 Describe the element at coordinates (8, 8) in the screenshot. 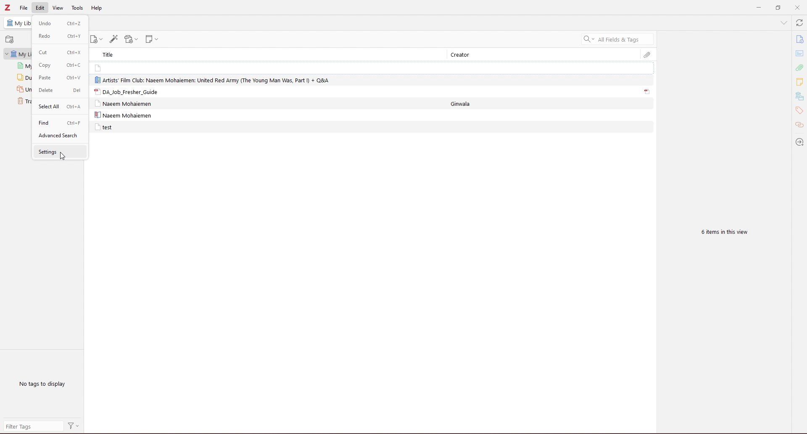

I see `zotero` at that location.